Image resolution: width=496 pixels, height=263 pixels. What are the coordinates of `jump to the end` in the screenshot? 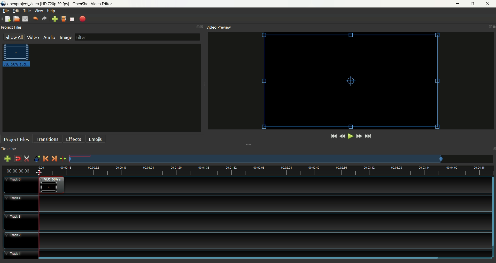 It's located at (368, 136).